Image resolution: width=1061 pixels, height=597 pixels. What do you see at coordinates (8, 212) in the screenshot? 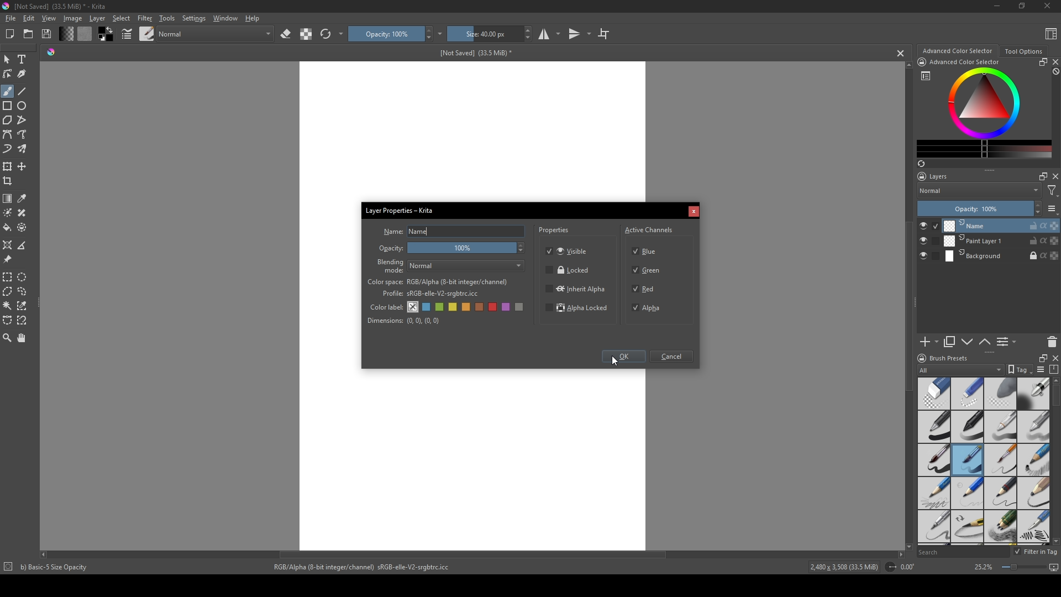
I see `colorize mask` at bounding box center [8, 212].